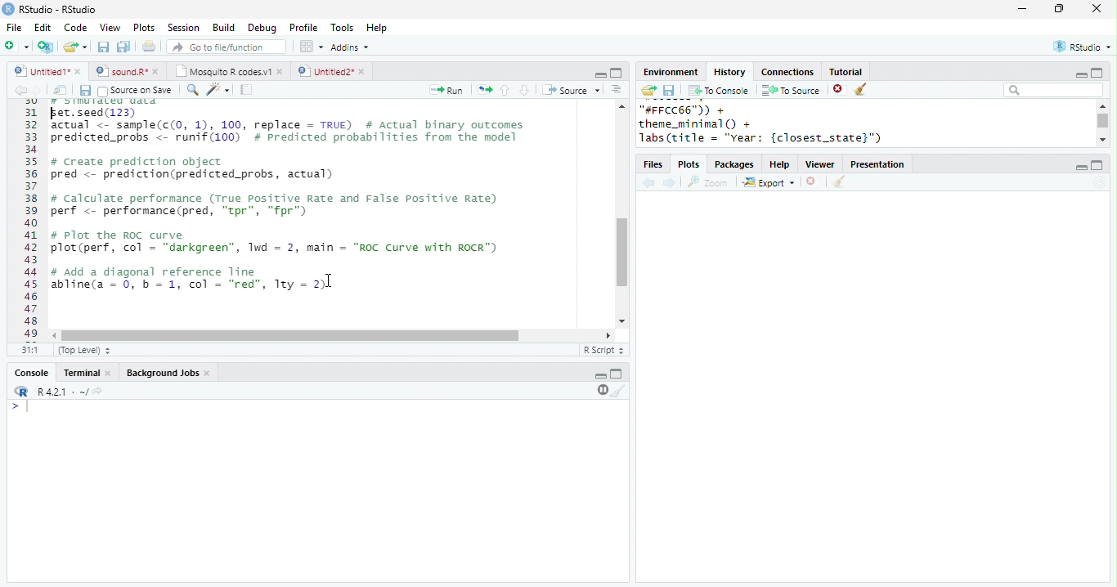  What do you see at coordinates (47, 47) in the screenshot?
I see `new project` at bounding box center [47, 47].